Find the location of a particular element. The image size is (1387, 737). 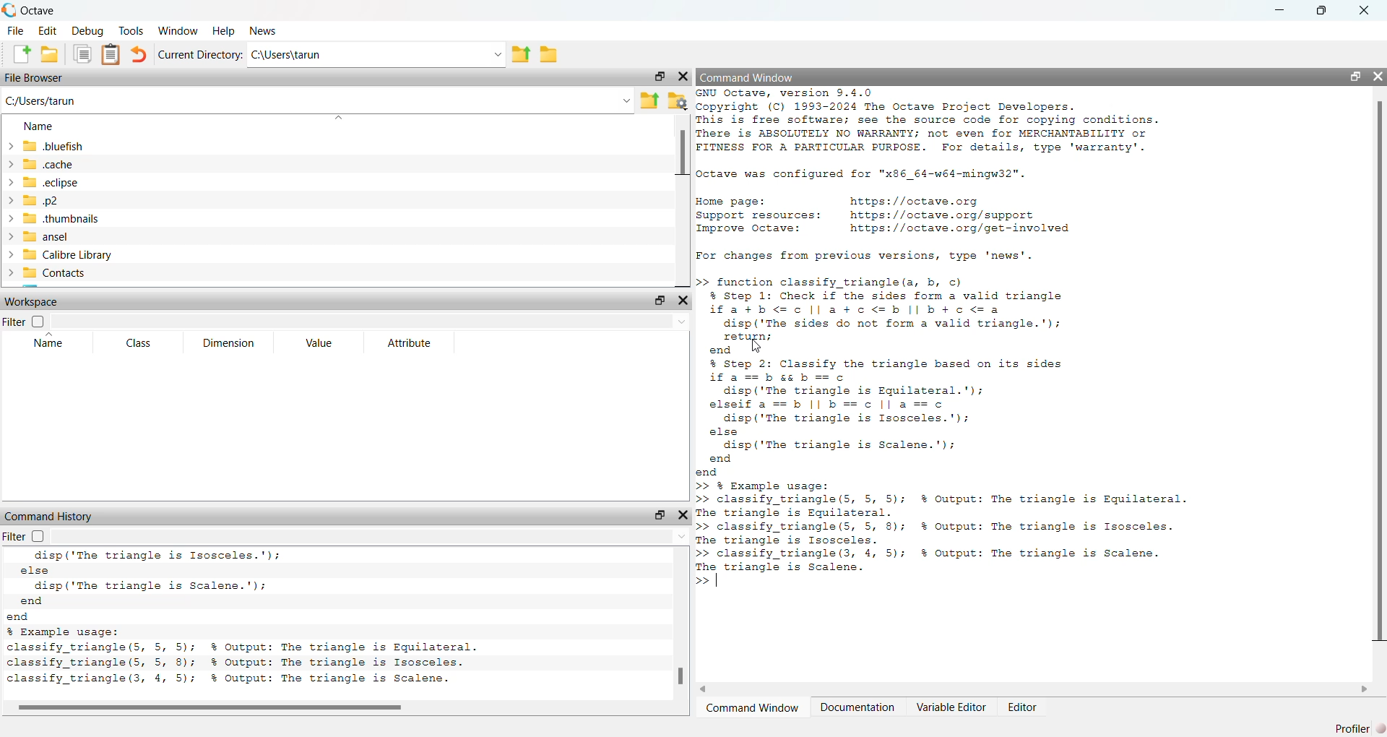

scrollbar is located at coordinates (1378, 373).